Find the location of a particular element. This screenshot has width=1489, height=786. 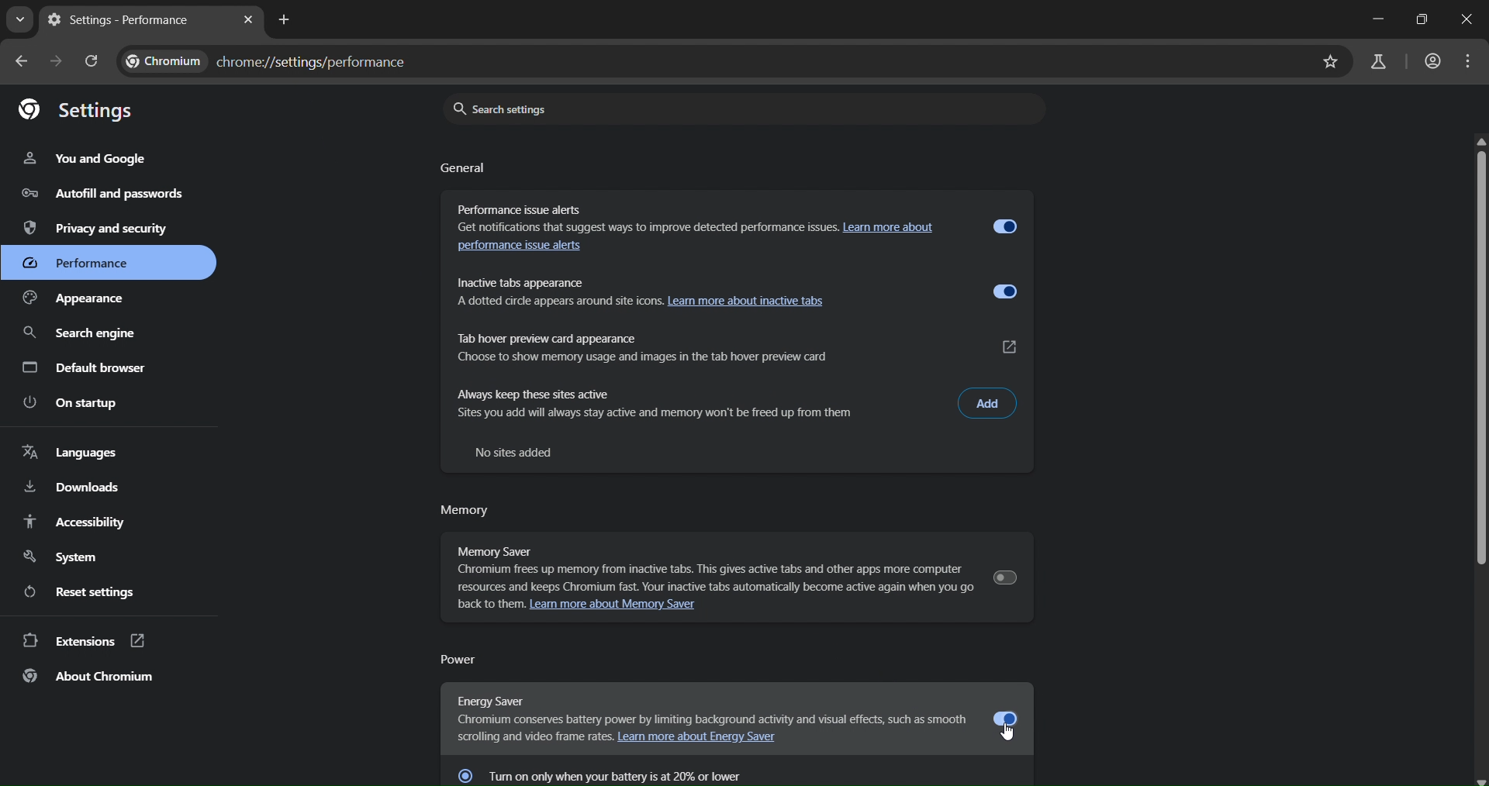

turn on only when your battery is at 20% or lower is located at coordinates (624, 774).